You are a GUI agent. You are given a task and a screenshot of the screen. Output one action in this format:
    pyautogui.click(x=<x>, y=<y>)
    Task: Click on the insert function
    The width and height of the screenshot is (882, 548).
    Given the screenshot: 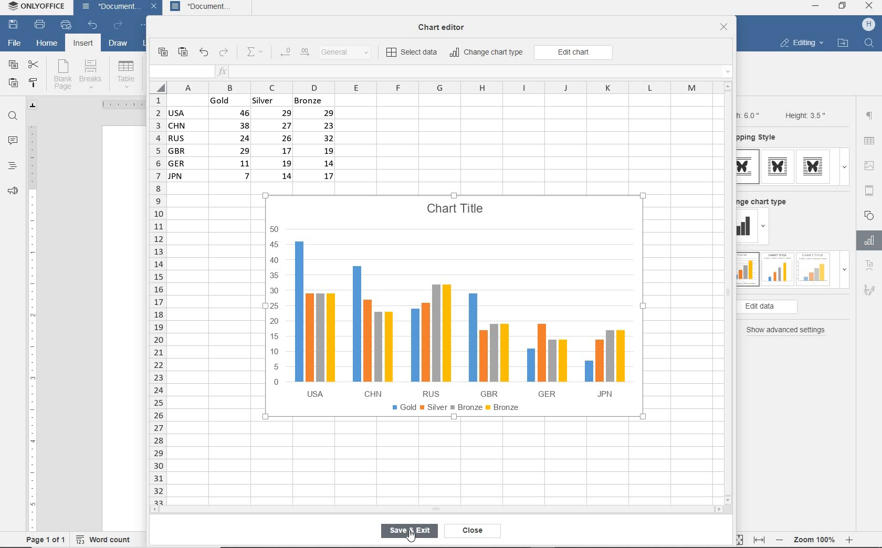 What is the action you would take?
    pyautogui.click(x=475, y=72)
    